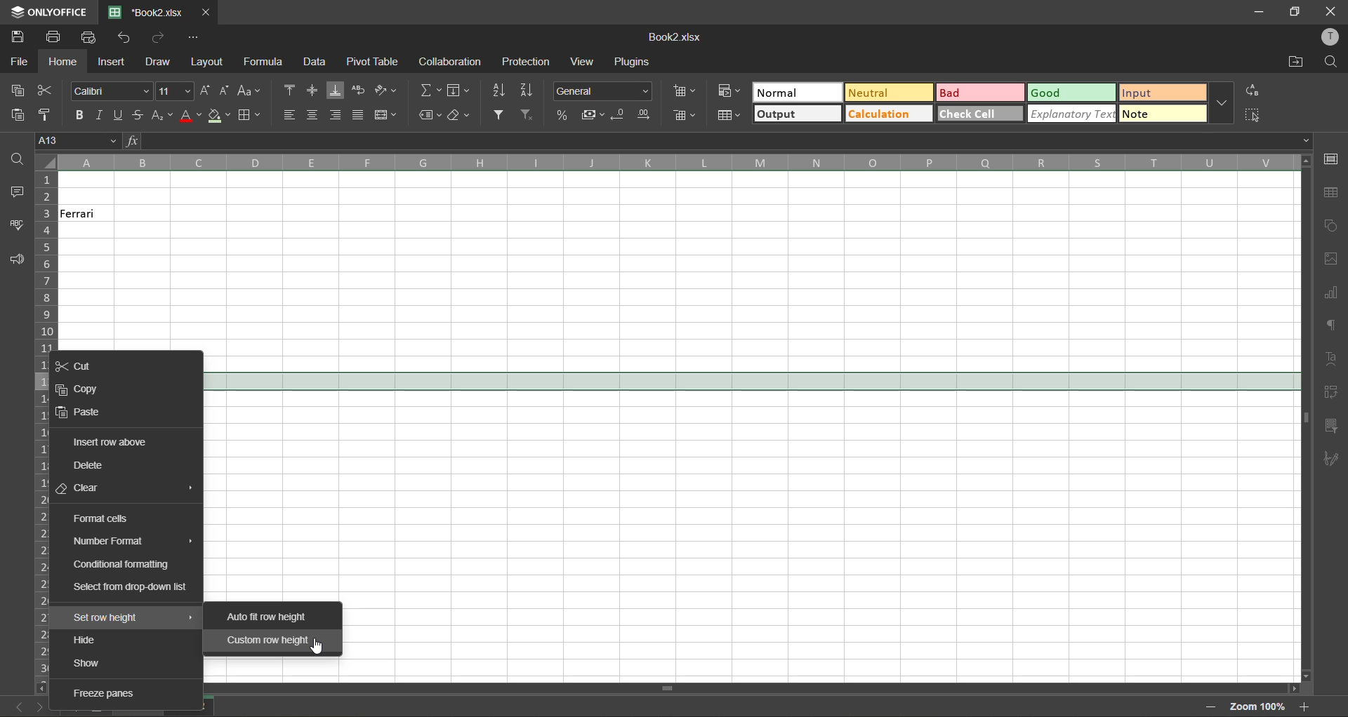  What do you see at coordinates (729, 91) in the screenshot?
I see `conditional formatting` at bounding box center [729, 91].